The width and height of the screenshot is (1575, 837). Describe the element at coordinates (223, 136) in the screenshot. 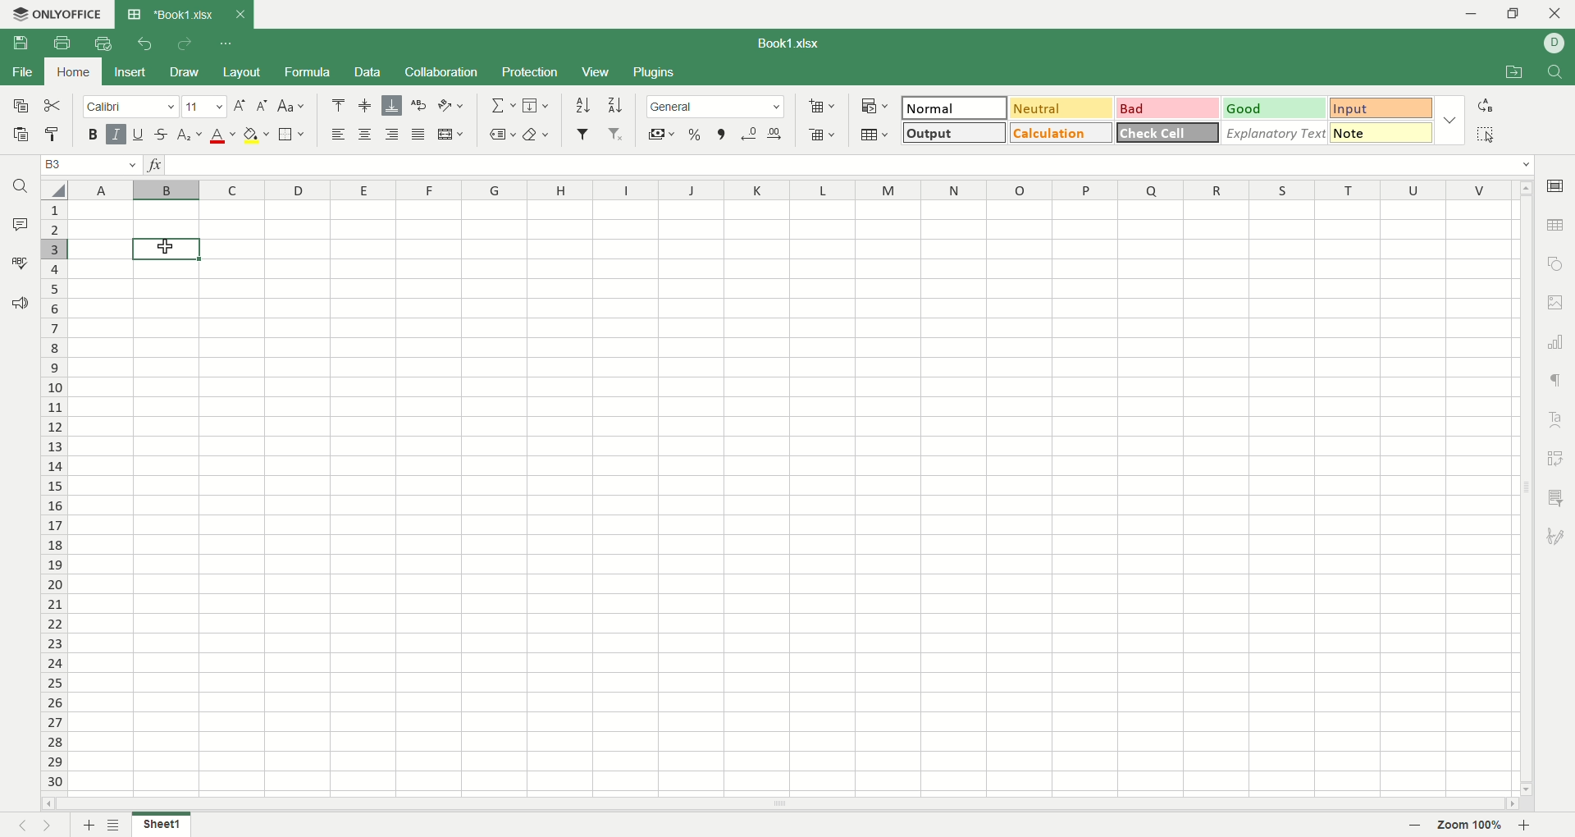

I see `font color` at that location.